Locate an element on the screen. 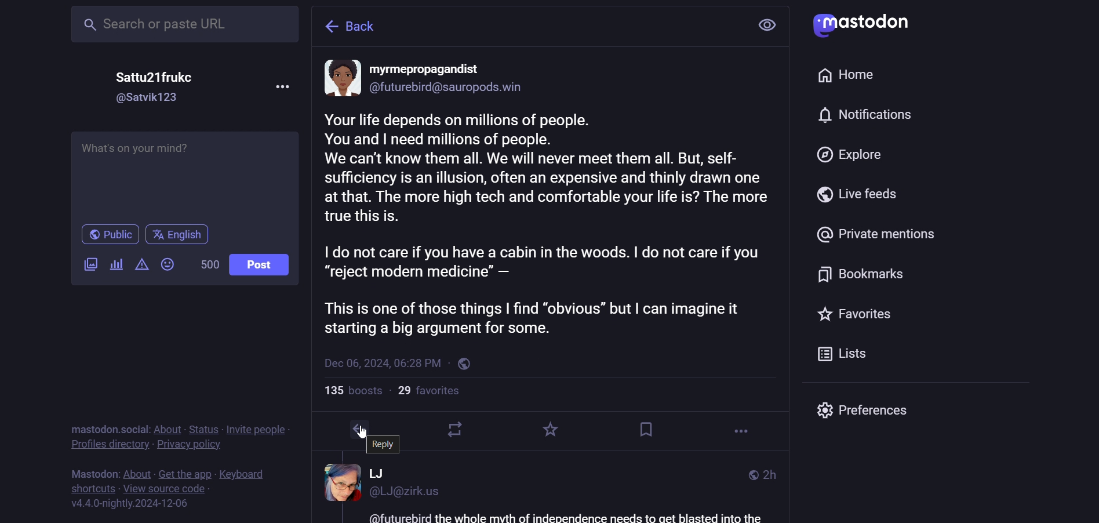 This screenshot has width=1099, height=523. bookmark is located at coordinates (862, 274).